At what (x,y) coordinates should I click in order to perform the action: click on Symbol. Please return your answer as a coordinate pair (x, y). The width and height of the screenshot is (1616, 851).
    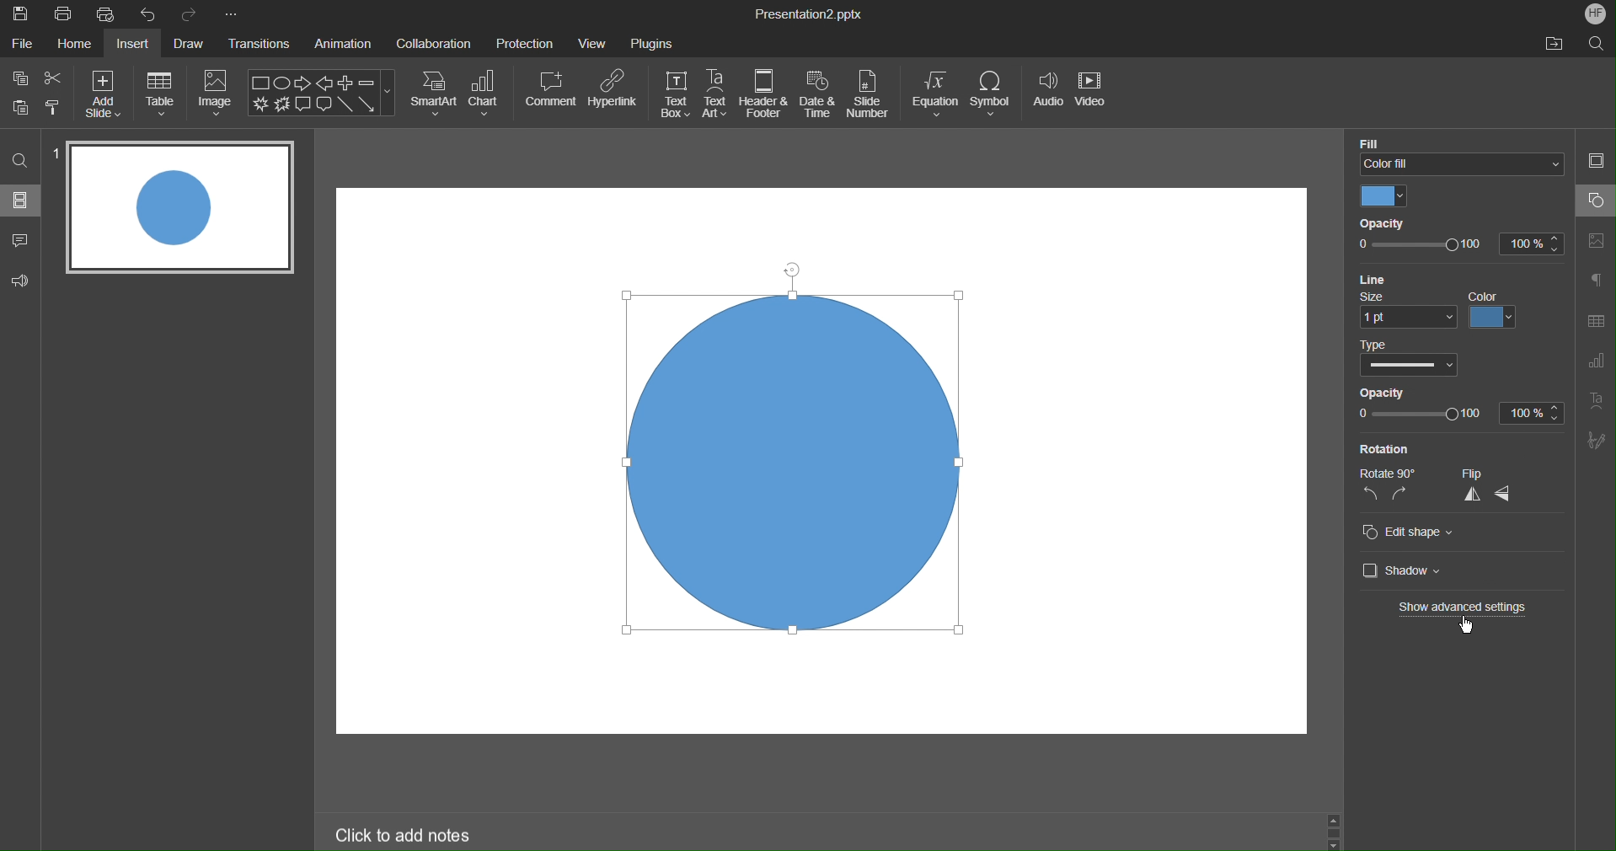
    Looking at the image, I should click on (993, 94).